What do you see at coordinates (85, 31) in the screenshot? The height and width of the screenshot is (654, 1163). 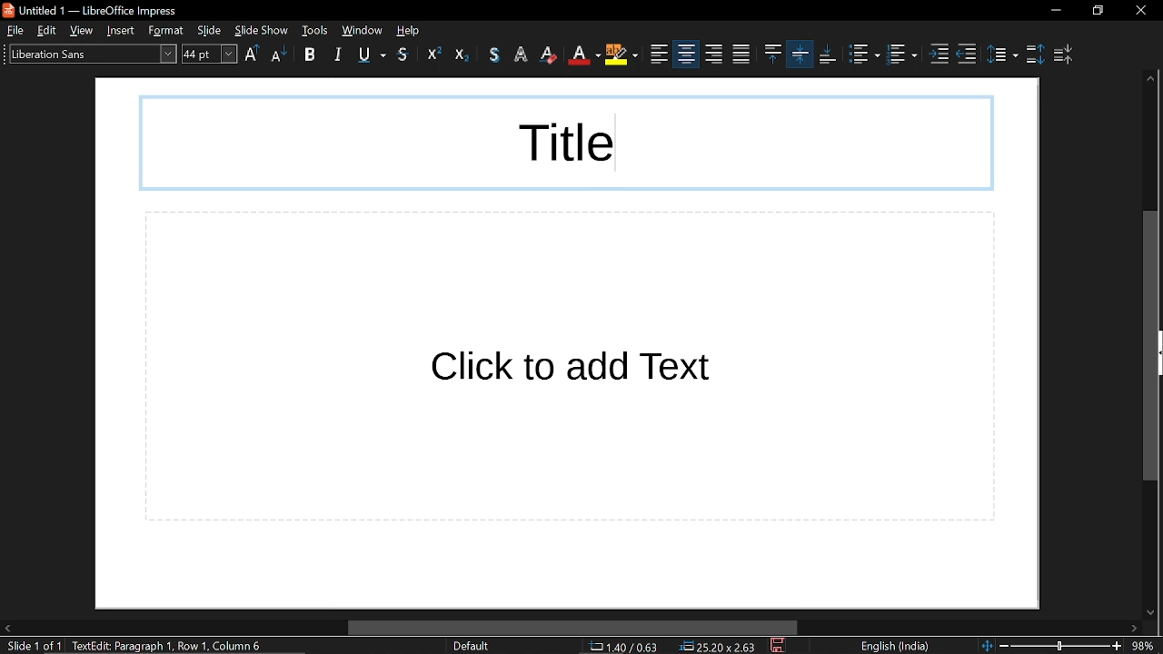 I see `view` at bounding box center [85, 31].